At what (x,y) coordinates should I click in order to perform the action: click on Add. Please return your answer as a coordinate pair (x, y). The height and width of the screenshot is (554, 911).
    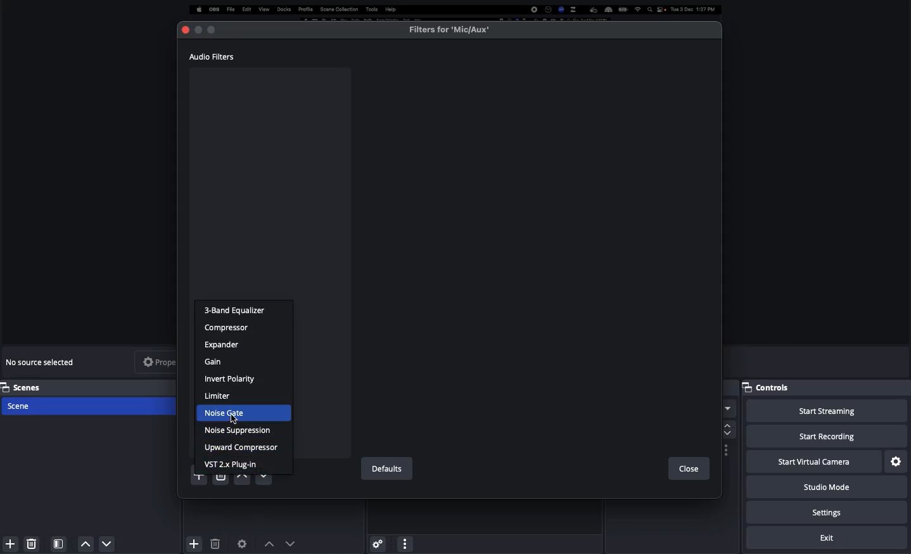
    Looking at the image, I should click on (193, 480).